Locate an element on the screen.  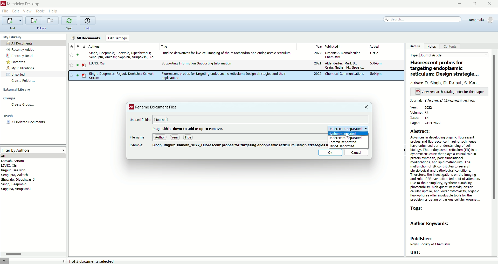
tools is located at coordinates (41, 11).